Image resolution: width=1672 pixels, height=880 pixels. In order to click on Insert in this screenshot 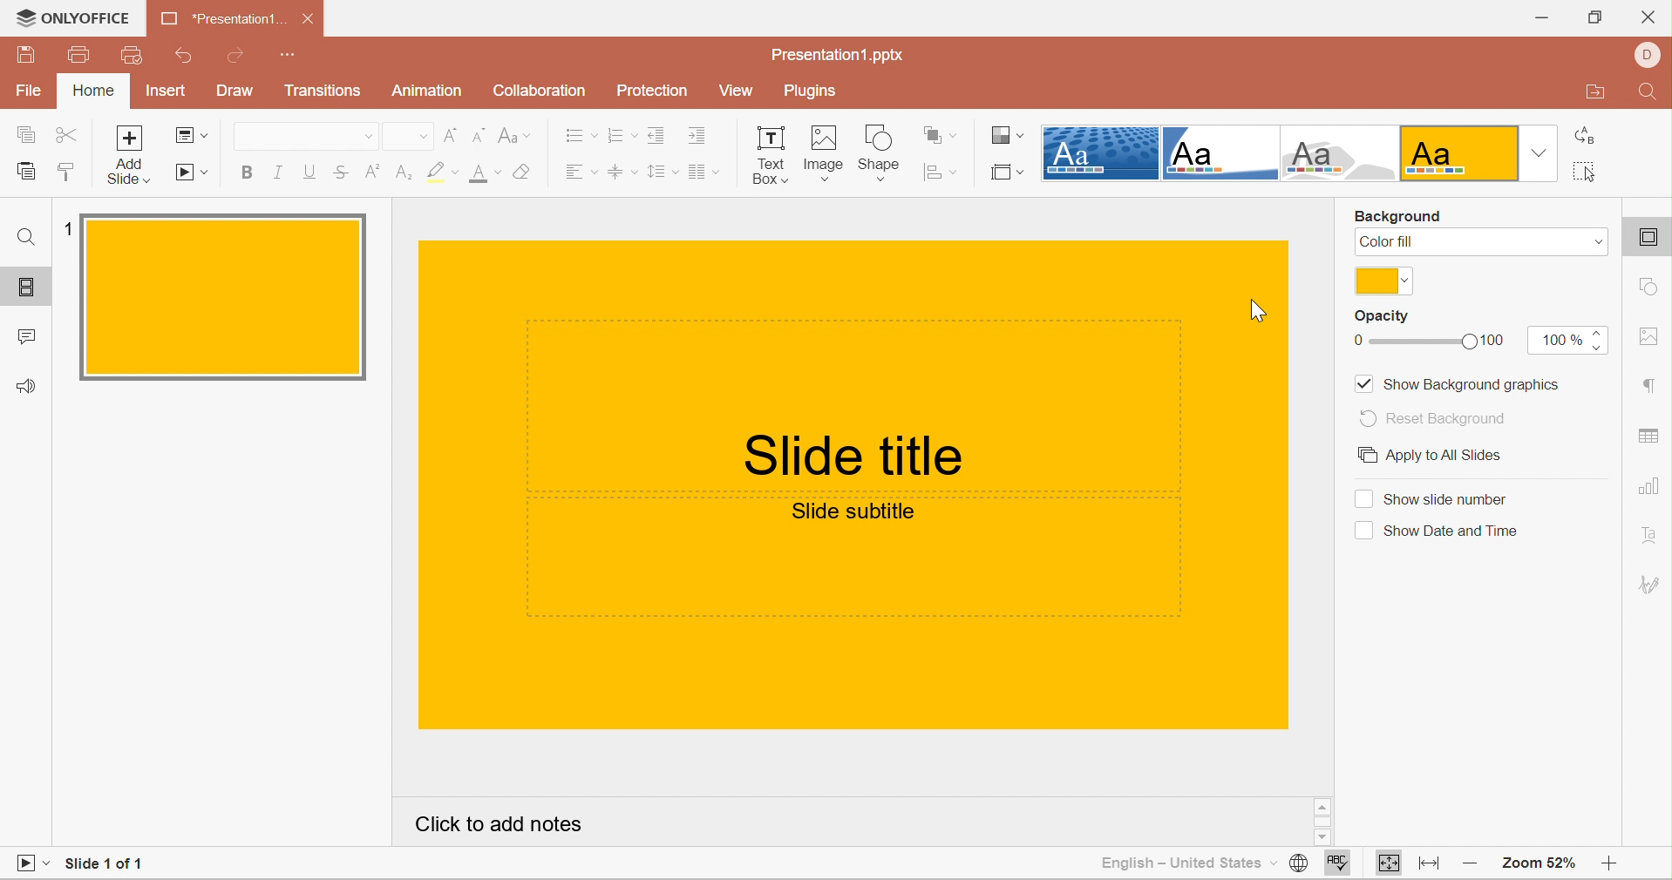, I will do `click(165, 91)`.